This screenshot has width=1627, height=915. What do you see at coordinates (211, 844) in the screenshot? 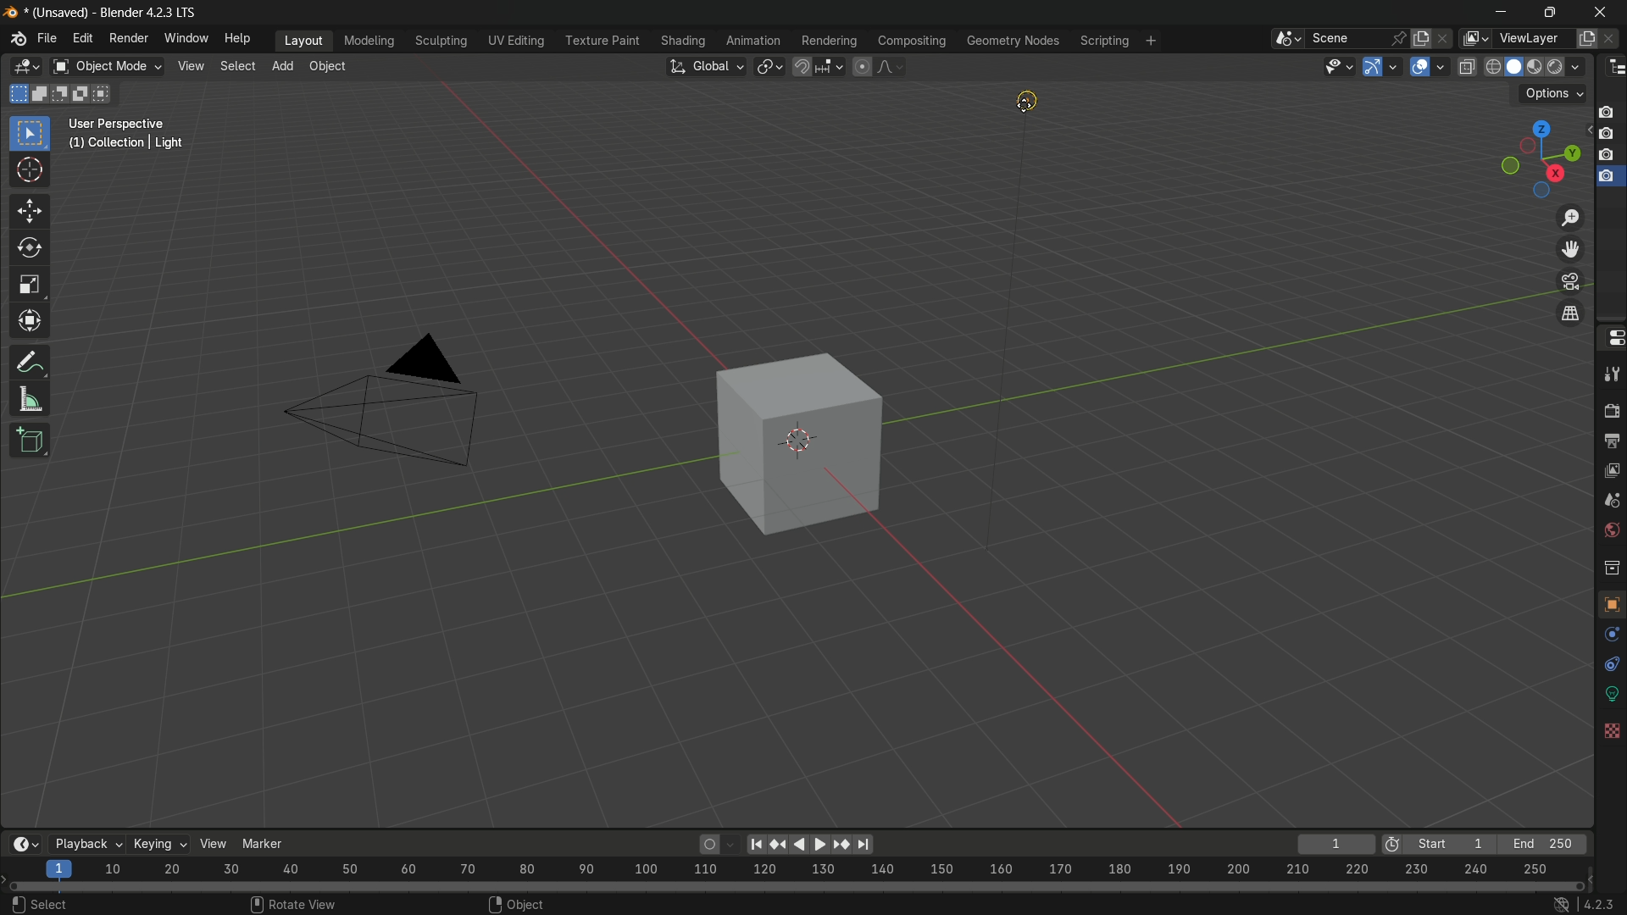
I see `view` at bounding box center [211, 844].